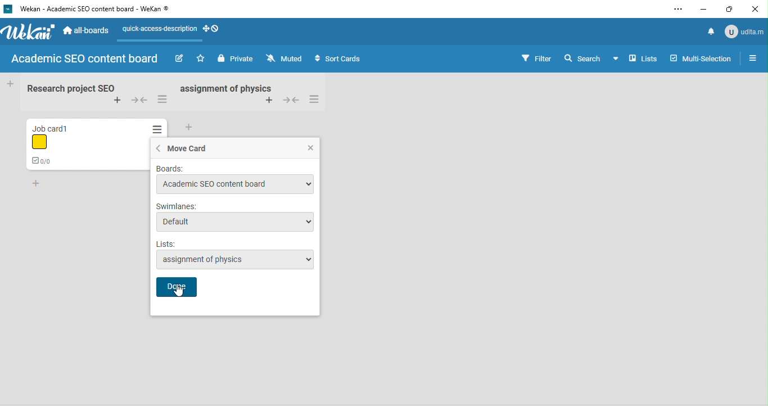 The width and height of the screenshot is (768, 406). What do you see at coordinates (162, 99) in the screenshot?
I see `list actions` at bounding box center [162, 99].